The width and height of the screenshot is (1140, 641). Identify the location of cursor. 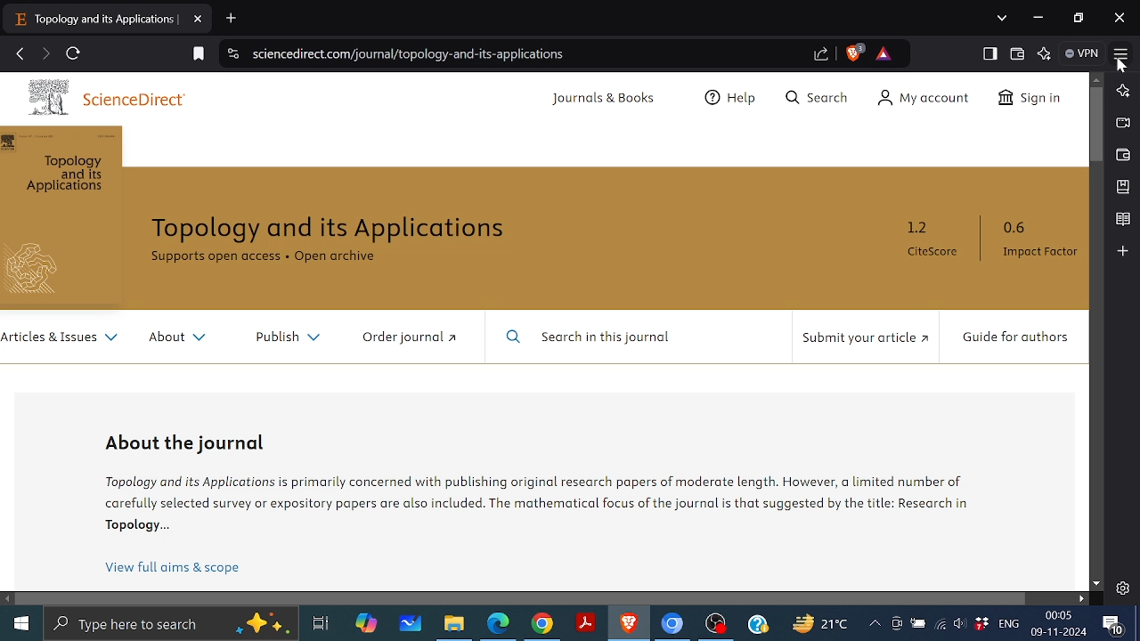
(1123, 69).